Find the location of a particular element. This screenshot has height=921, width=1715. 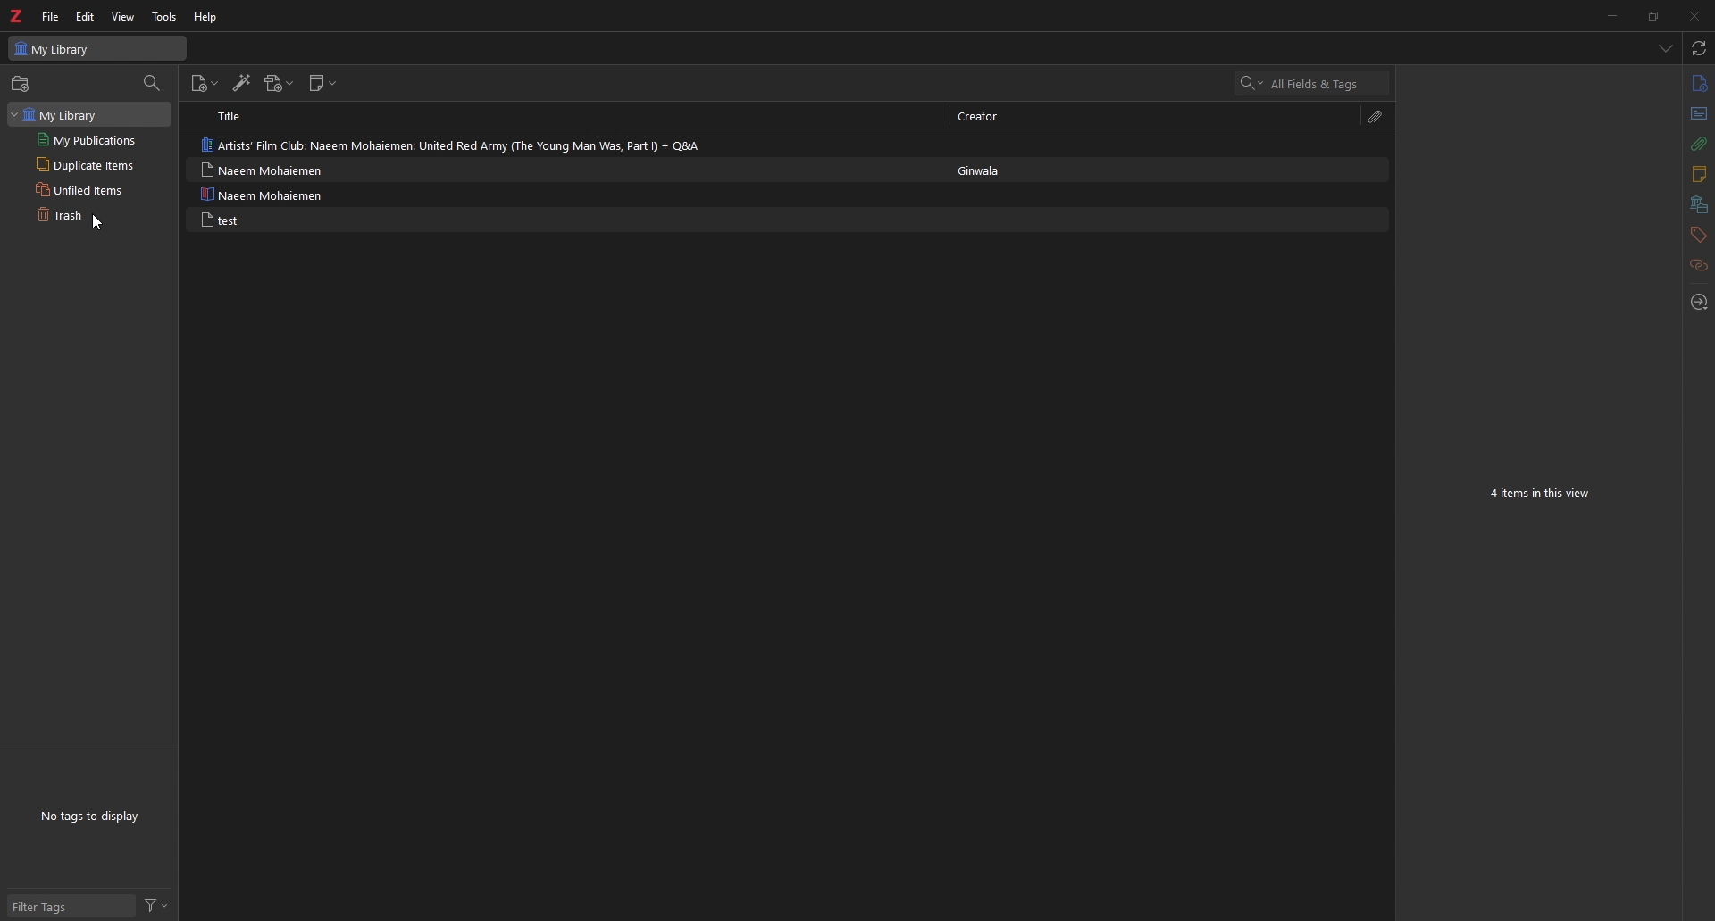

new collection is located at coordinates (23, 84).